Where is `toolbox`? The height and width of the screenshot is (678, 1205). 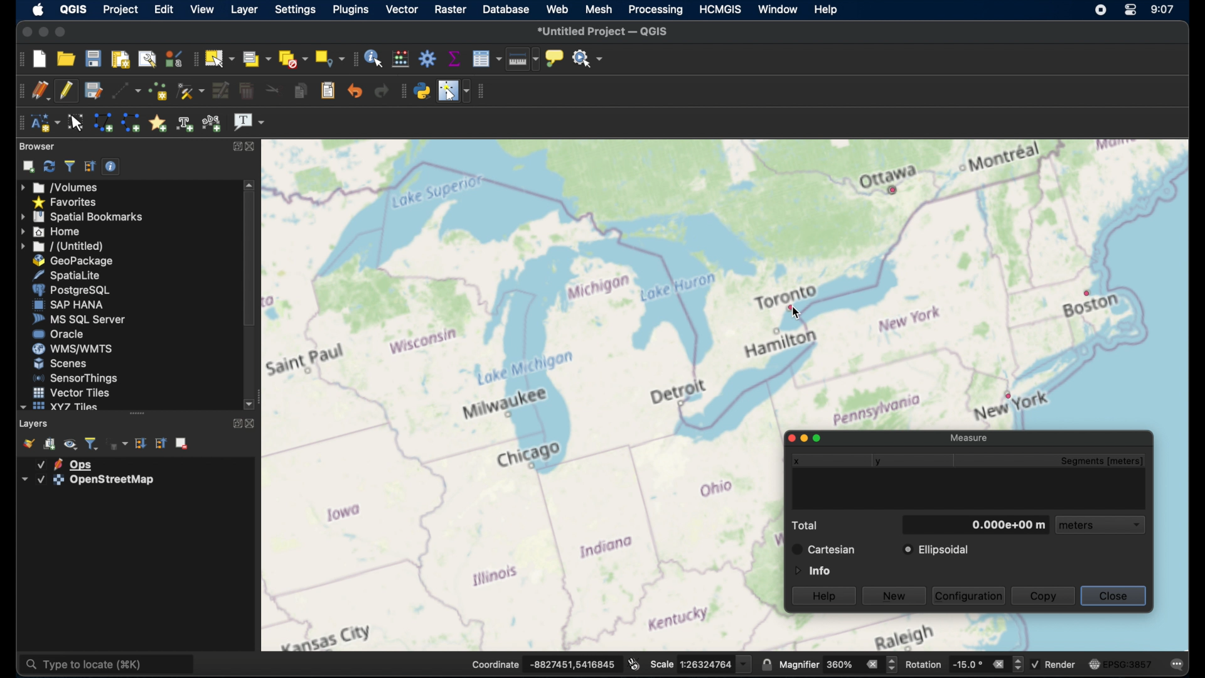 toolbox is located at coordinates (429, 58).